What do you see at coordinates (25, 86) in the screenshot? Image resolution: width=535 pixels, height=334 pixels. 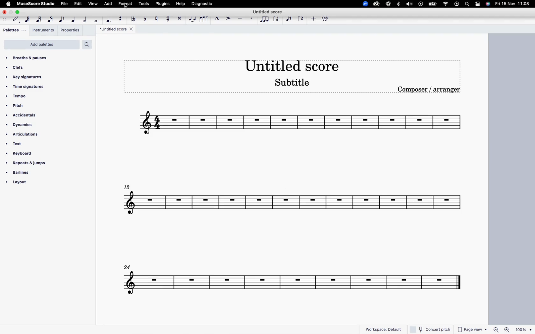 I see `time signatures` at bounding box center [25, 86].